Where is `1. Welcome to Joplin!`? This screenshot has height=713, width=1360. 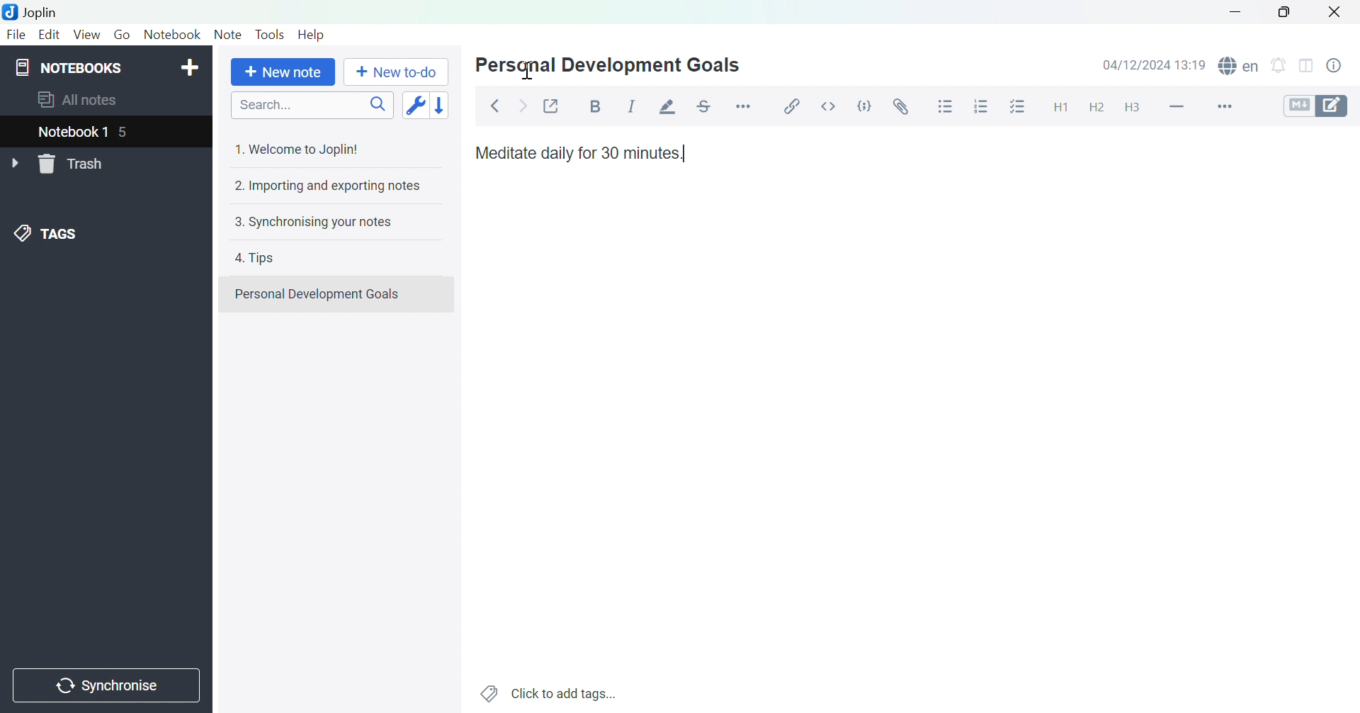 1. Welcome to Joplin! is located at coordinates (302, 149).